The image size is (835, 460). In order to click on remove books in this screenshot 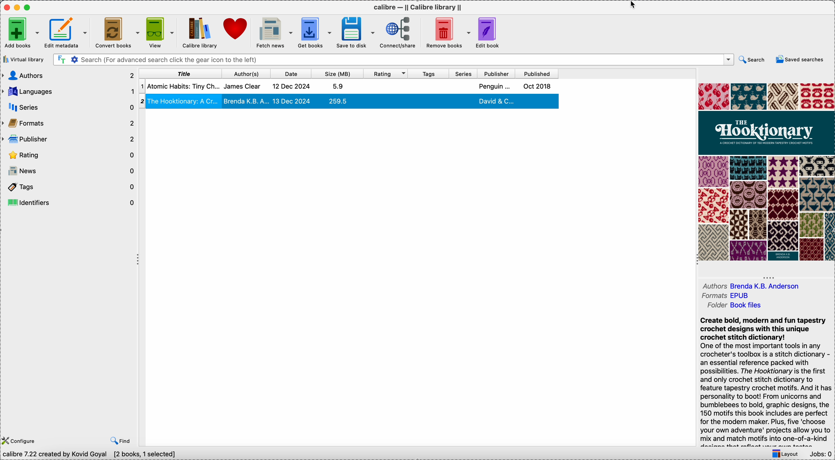, I will do `click(447, 32)`.